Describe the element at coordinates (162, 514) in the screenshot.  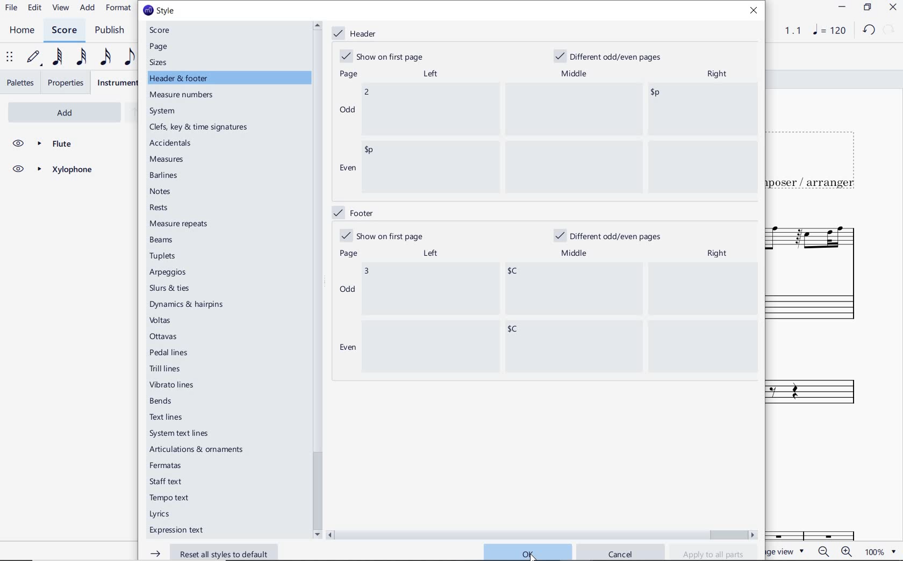
I see `Lyrics` at that location.